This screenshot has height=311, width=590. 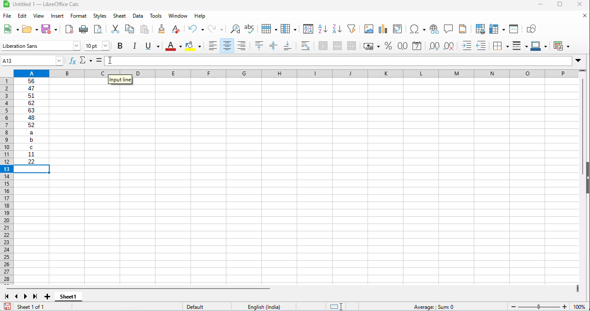 I want to click on last sheet, so click(x=35, y=296).